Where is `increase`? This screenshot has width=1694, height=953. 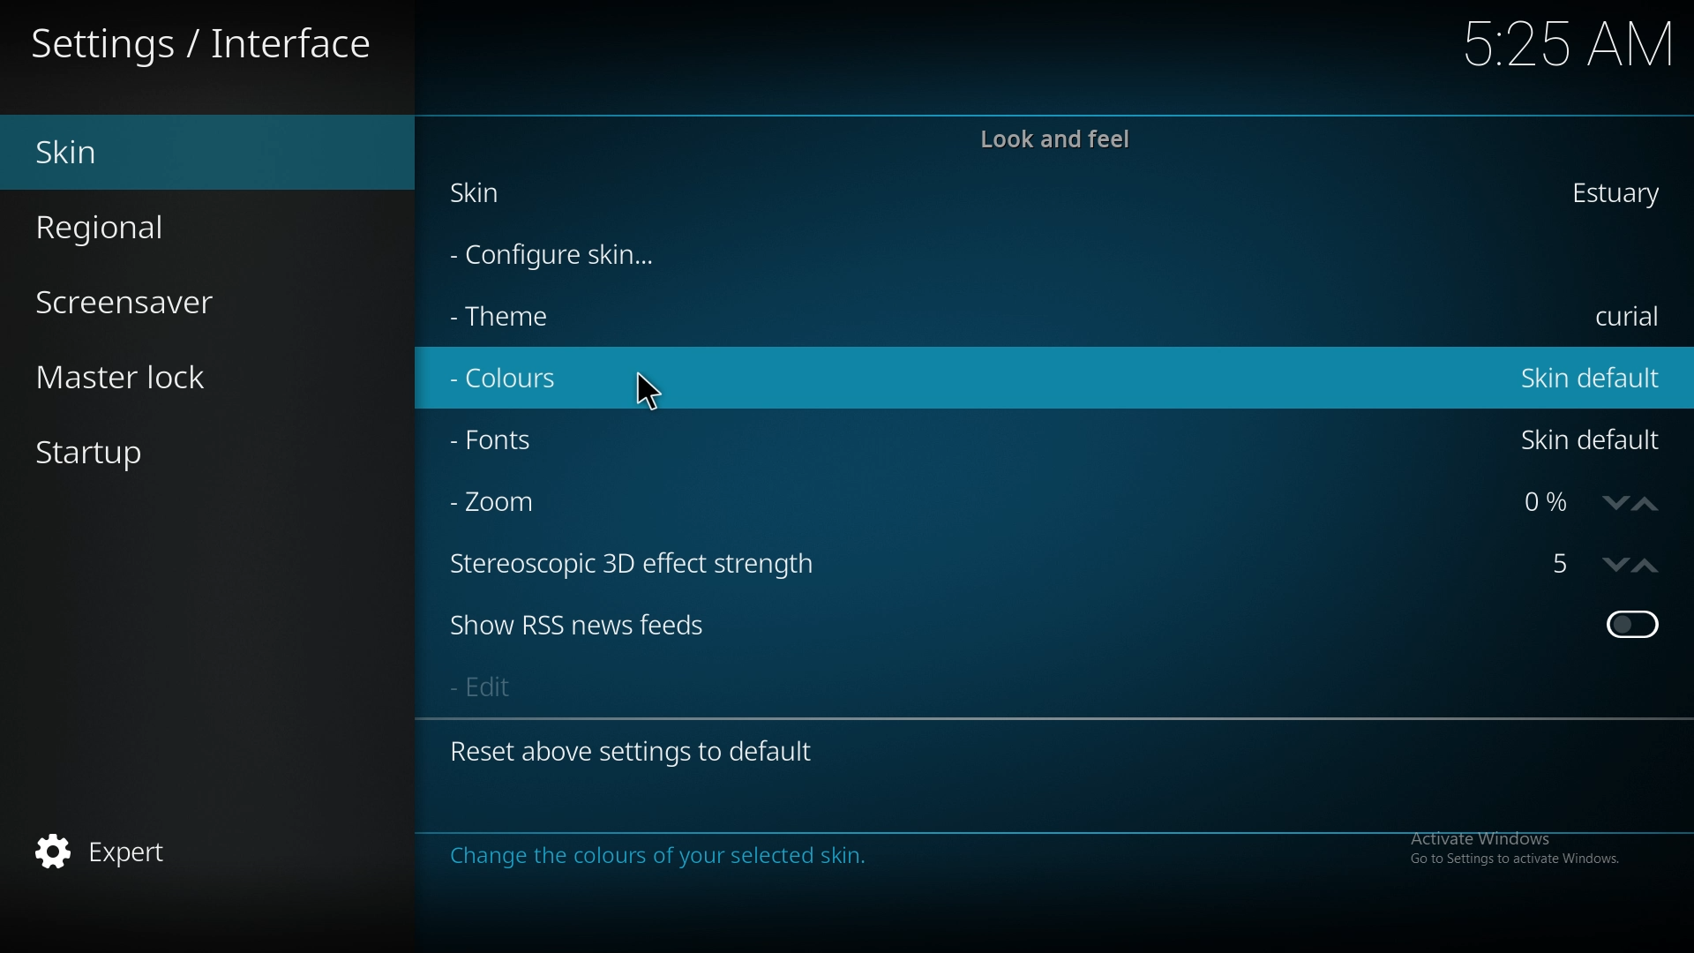
increase is located at coordinates (1647, 567).